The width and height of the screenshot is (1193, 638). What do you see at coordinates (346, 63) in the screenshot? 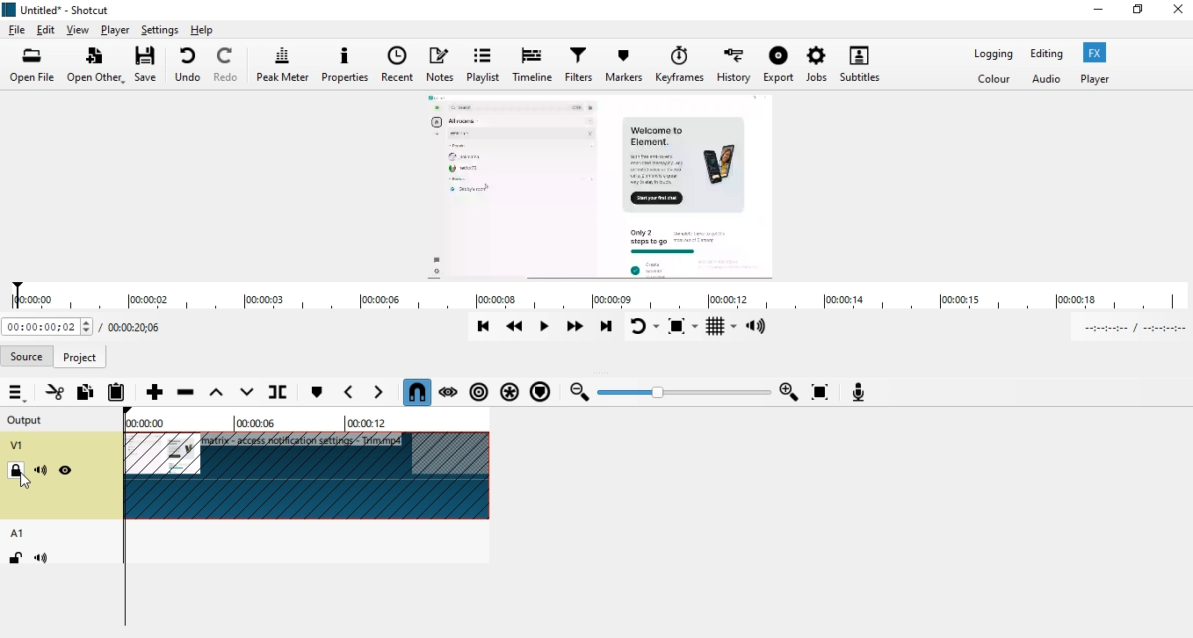
I see `properties` at bounding box center [346, 63].